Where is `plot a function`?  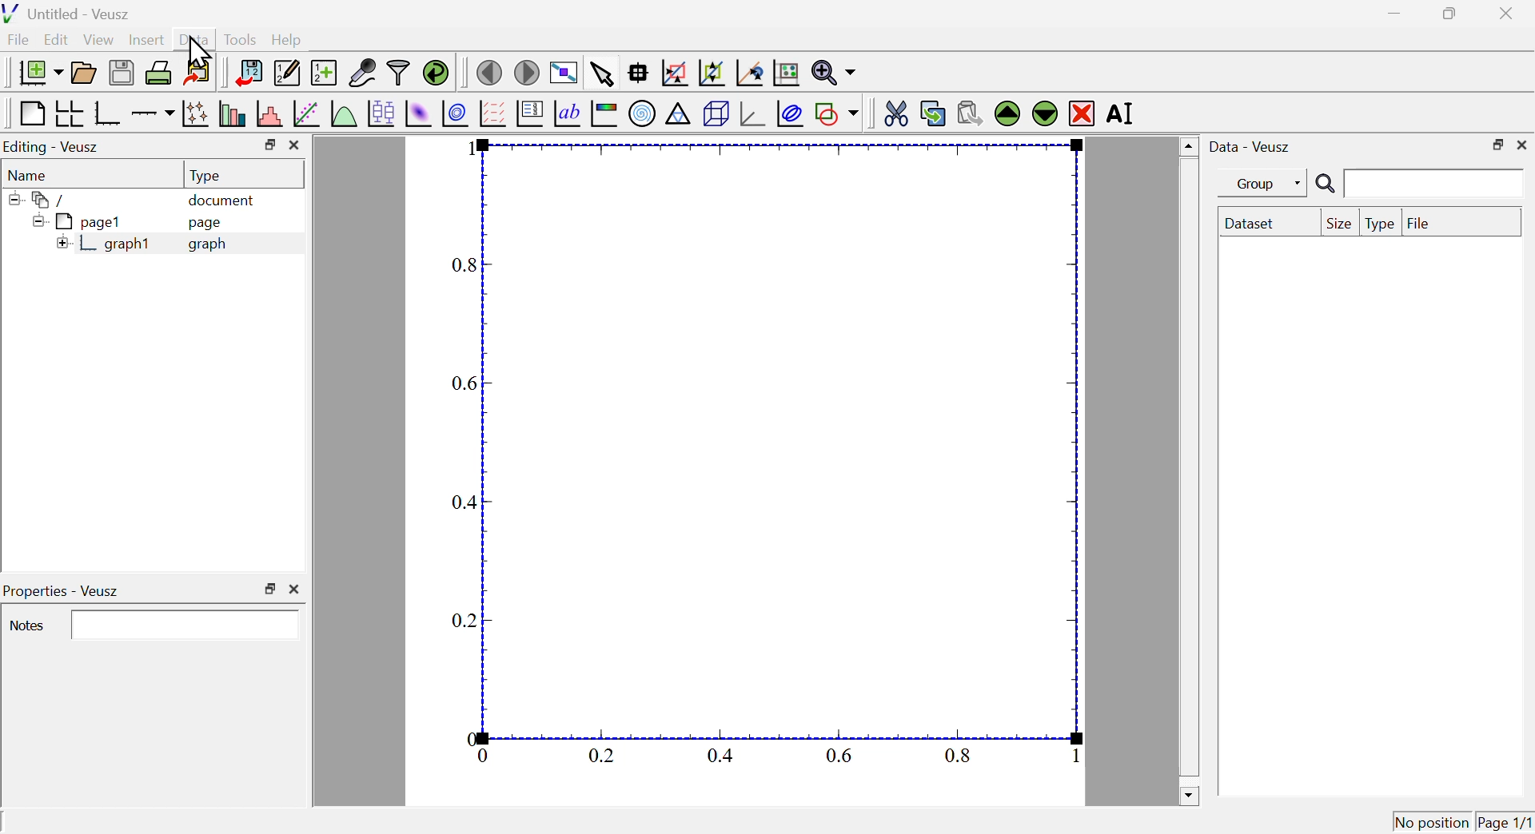
plot a function is located at coordinates (343, 113).